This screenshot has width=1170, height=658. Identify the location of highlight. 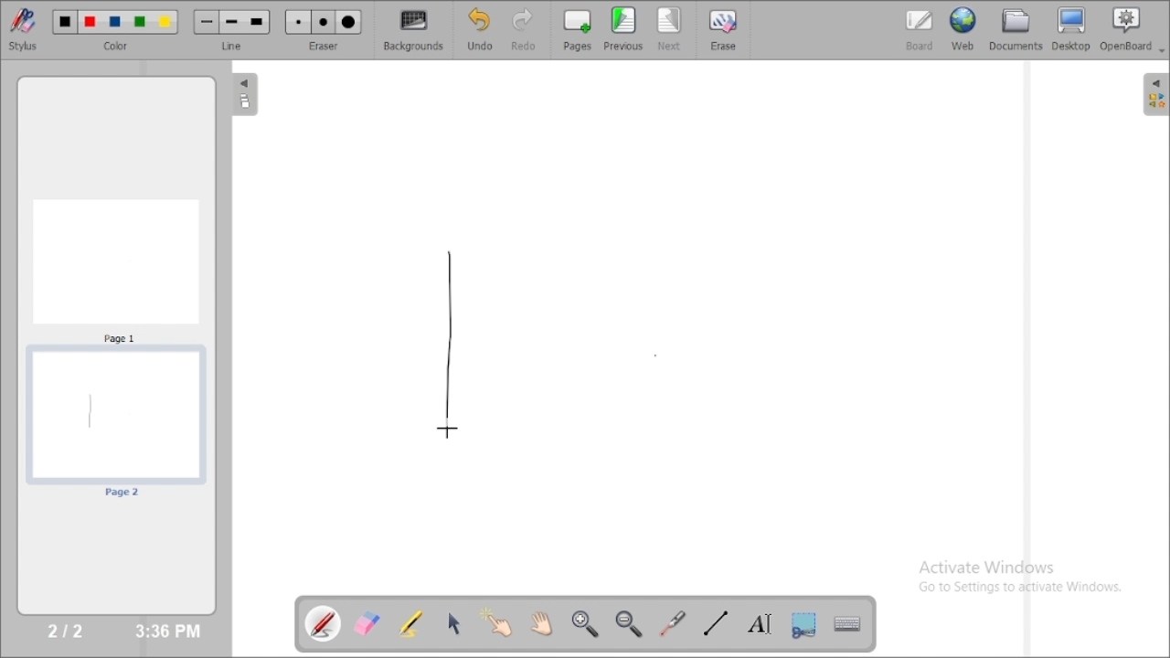
(410, 622).